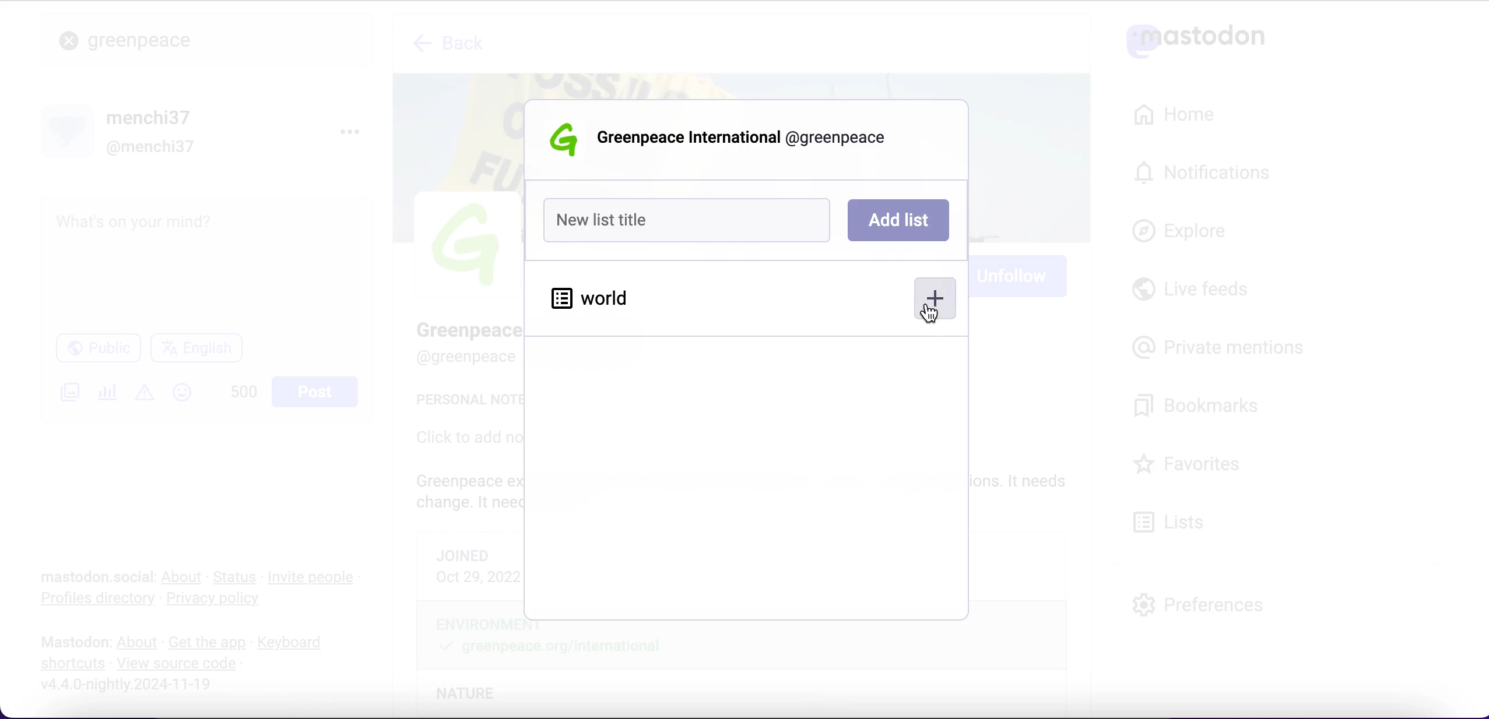 The image size is (1489, 719). What do you see at coordinates (90, 600) in the screenshot?
I see `profiles directory` at bounding box center [90, 600].